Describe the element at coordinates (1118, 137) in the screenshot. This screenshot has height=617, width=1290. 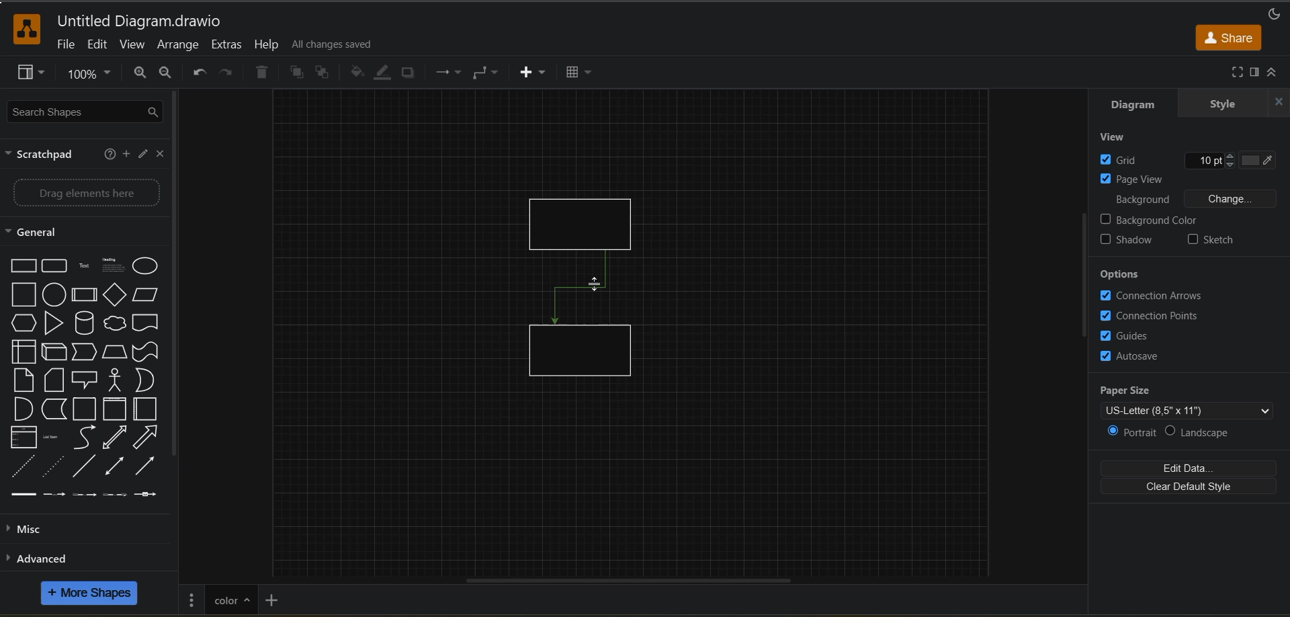
I see `view` at that location.